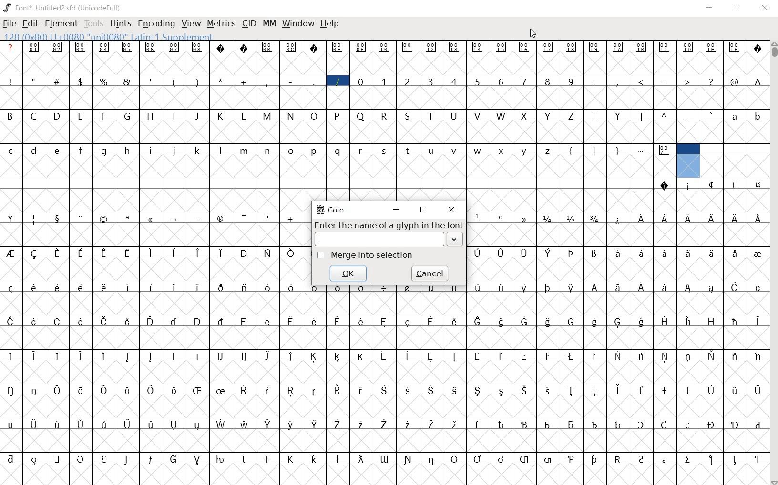 The width and height of the screenshot is (778, 485). What do you see at coordinates (408, 150) in the screenshot?
I see `t` at bounding box center [408, 150].